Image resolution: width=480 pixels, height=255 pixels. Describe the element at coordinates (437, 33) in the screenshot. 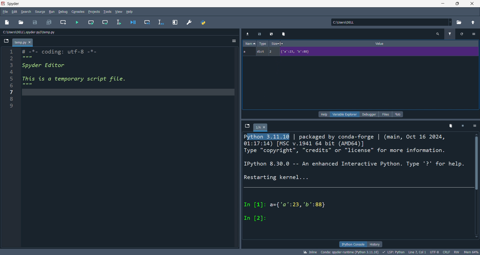

I see `search` at that location.